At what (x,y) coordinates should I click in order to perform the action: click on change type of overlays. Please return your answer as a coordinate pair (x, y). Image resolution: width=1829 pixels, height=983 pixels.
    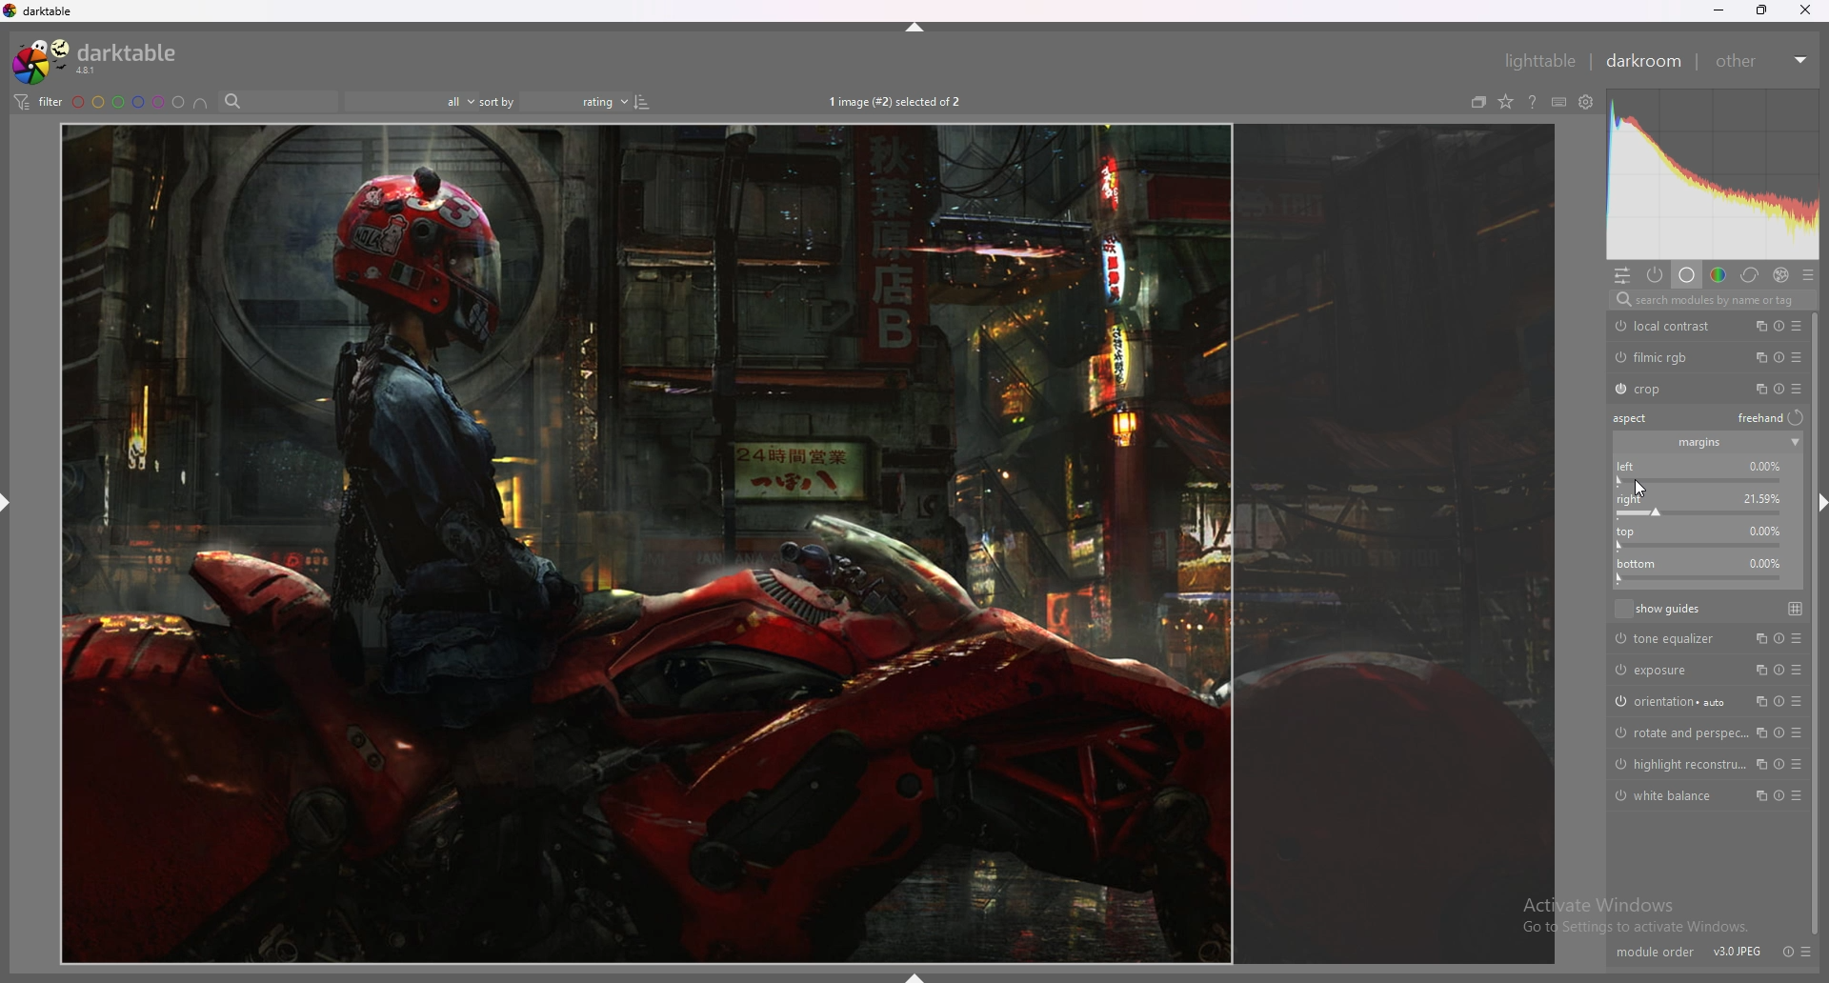
    Looking at the image, I should click on (1505, 102).